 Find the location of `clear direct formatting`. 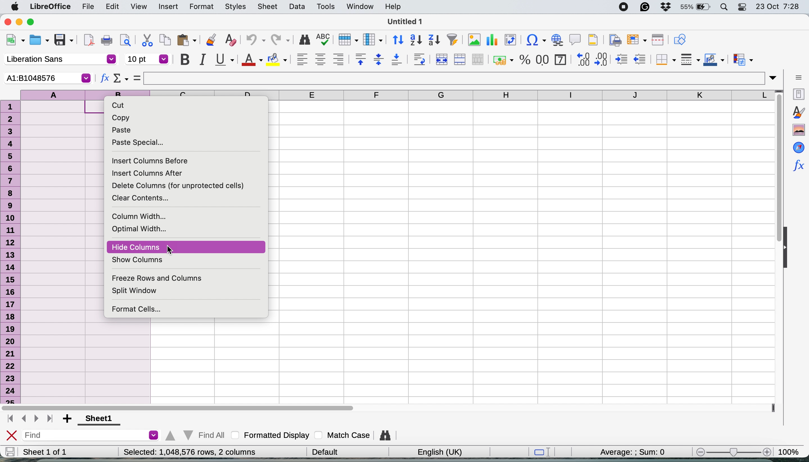

clear direct formatting is located at coordinates (230, 39).